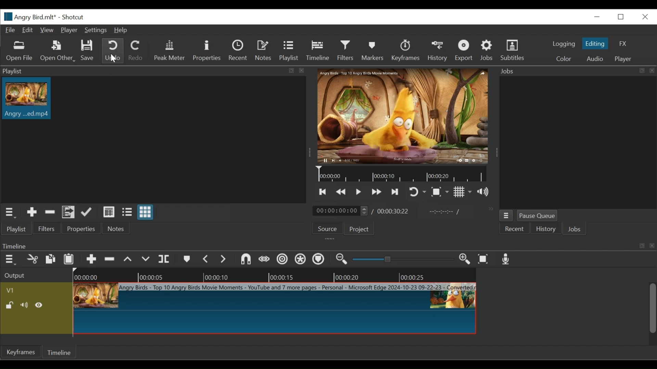 This screenshot has width=657, height=369. Describe the element at coordinates (486, 50) in the screenshot. I see `Jobs` at that location.